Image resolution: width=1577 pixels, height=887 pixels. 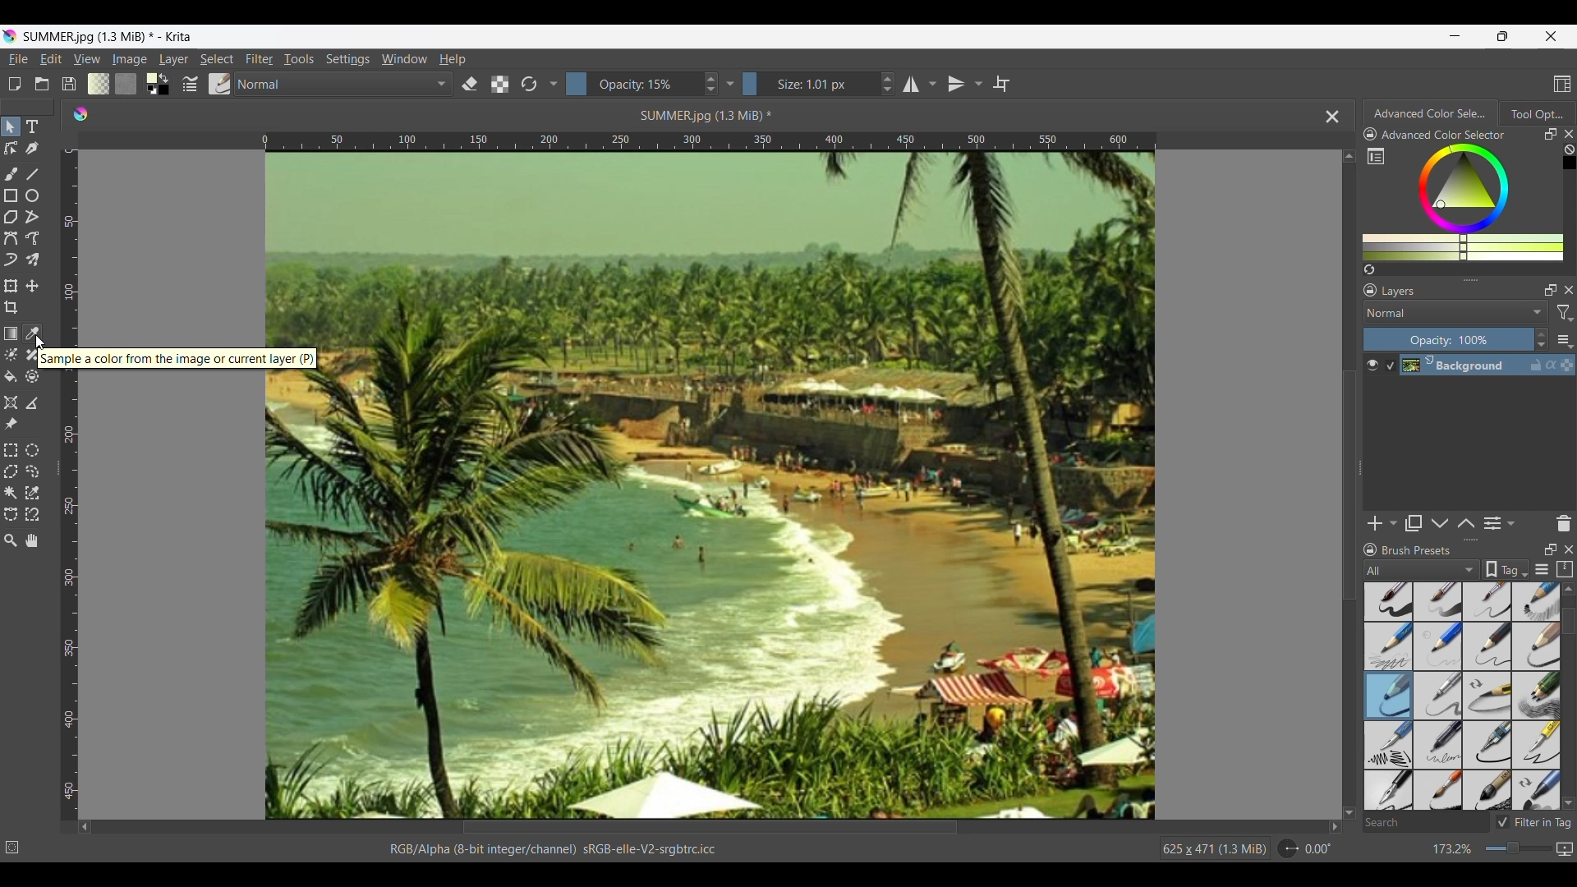 What do you see at coordinates (11, 355) in the screenshot?
I see `Colorize mask tool` at bounding box center [11, 355].